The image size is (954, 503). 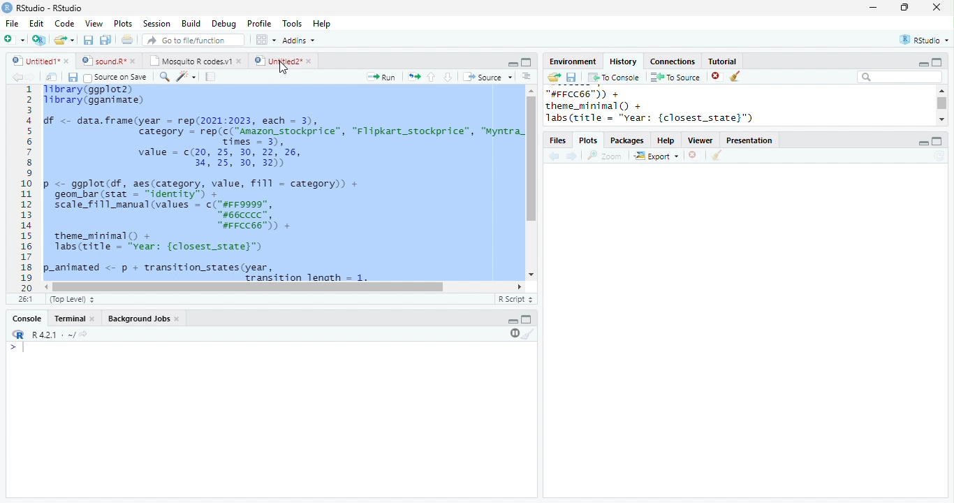 I want to click on "#FFCC66™)) +
theme_minimal () +
Jabs(title = "vear: {closest_state}"), so click(x=662, y=106).